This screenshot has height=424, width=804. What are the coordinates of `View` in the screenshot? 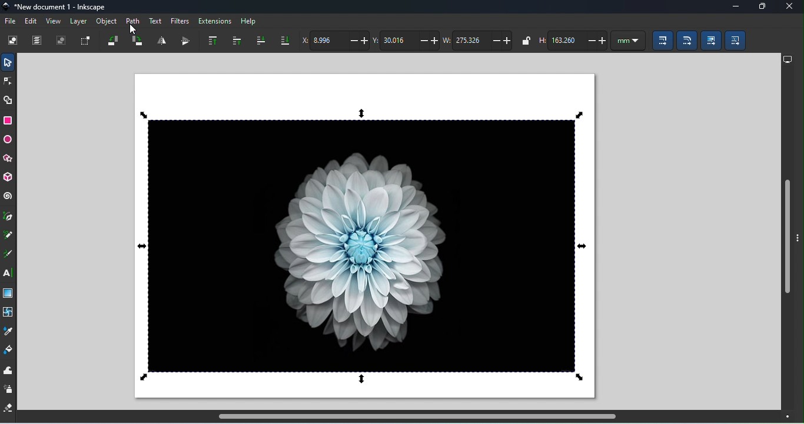 It's located at (54, 23).